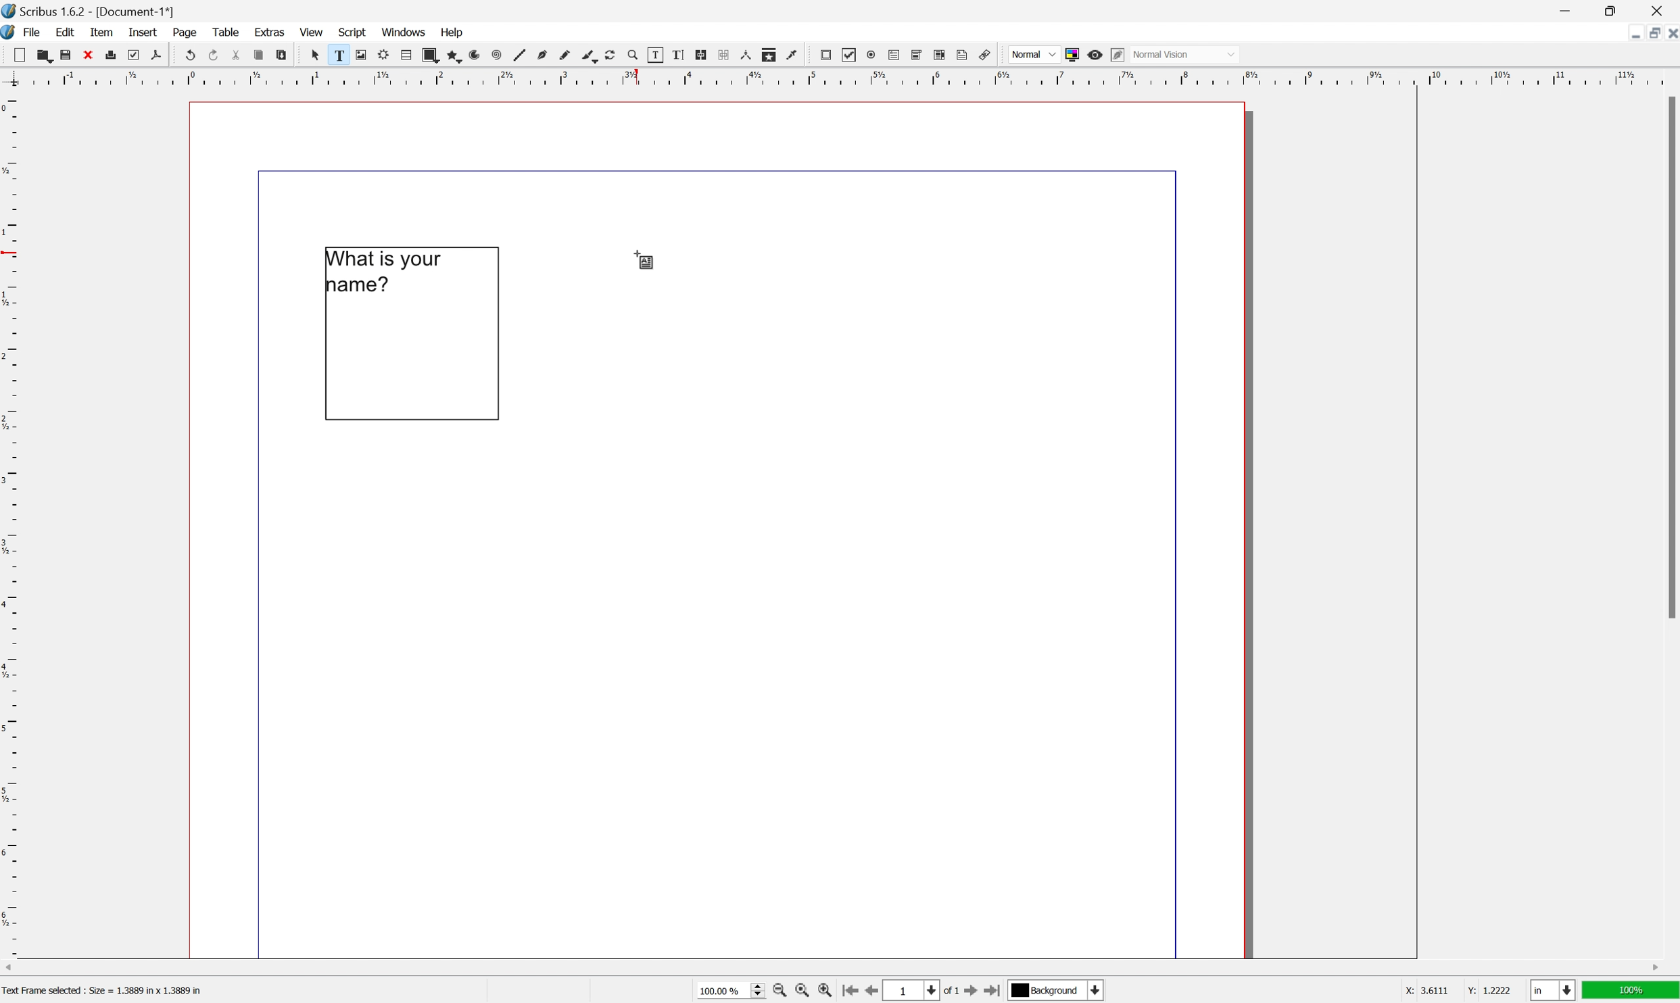 This screenshot has width=1680, height=1003. I want to click on pdf radio button, so click(871, 55).